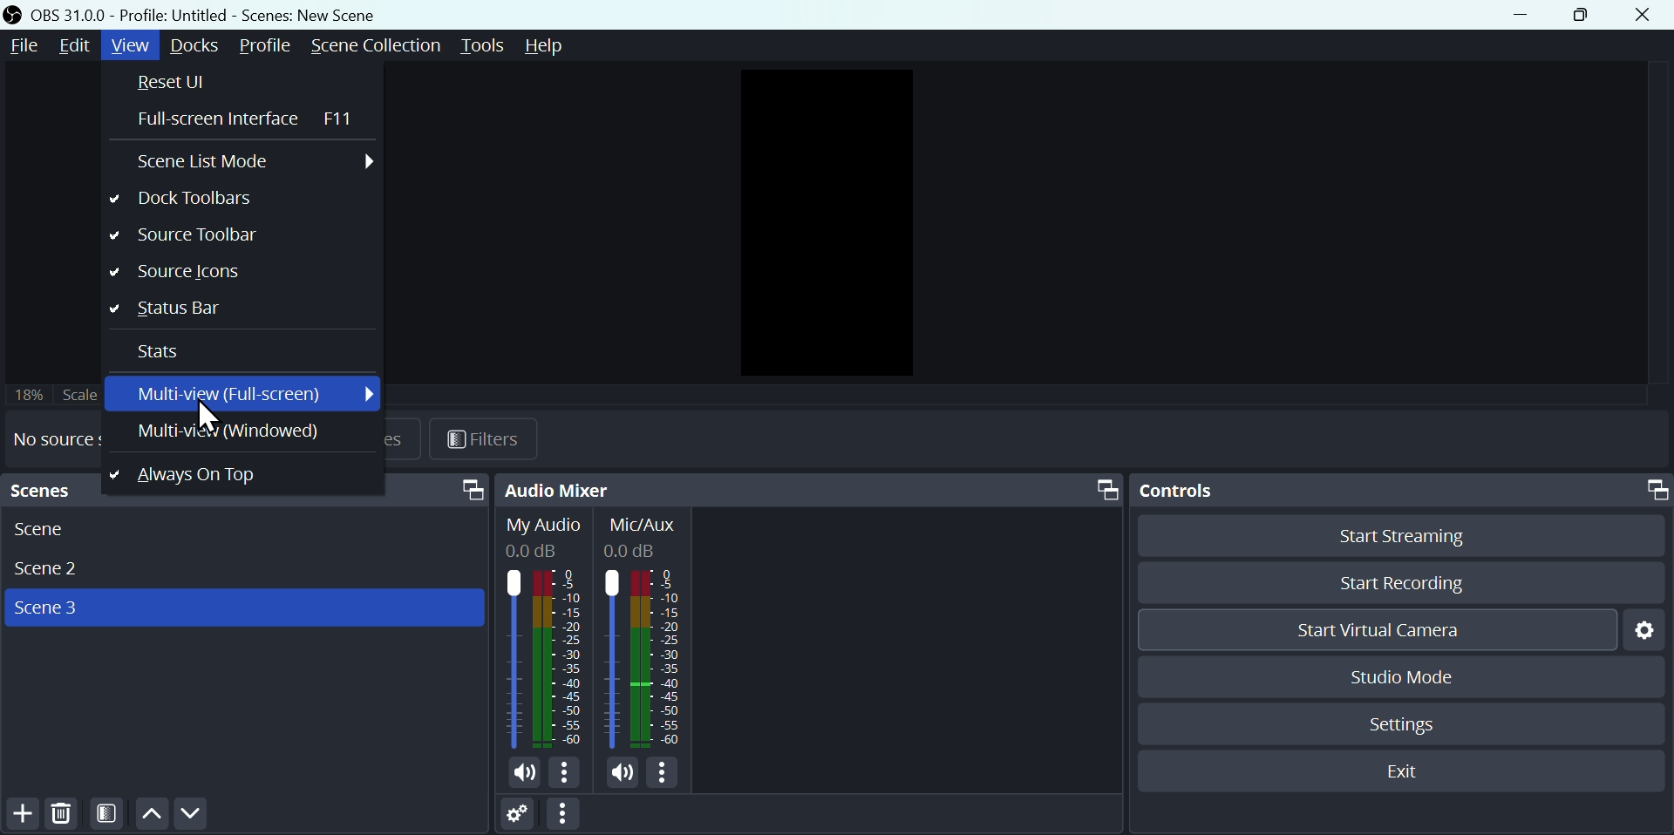 Image resolution: width=1674 pixels, height=835 pixels. Describe the element at coordinates (208, 417) in the screenshot. I see `Cursor` at that location.